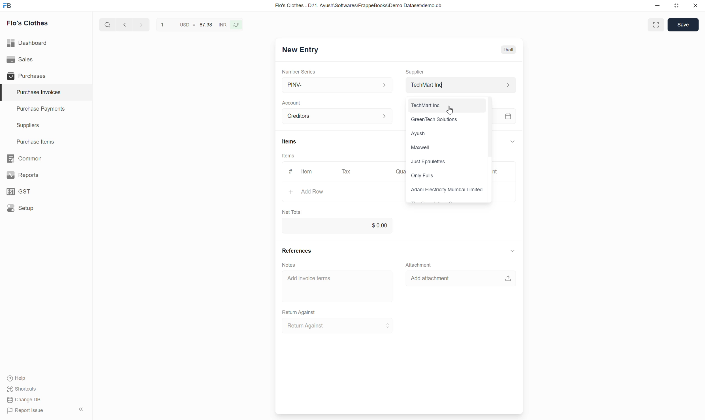 This screenshot has width=705, height=420. I want to click on Add attachment , so click(460, 279).